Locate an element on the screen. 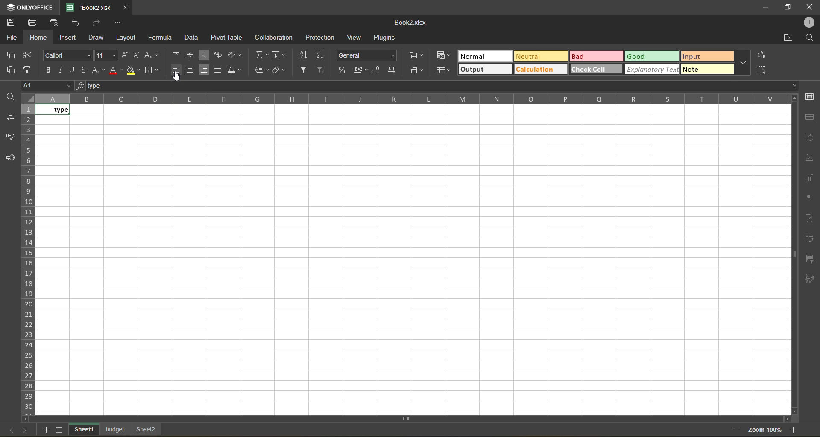 This screenshot has height=437, width=820. file name is located at coordinates (92, 7).